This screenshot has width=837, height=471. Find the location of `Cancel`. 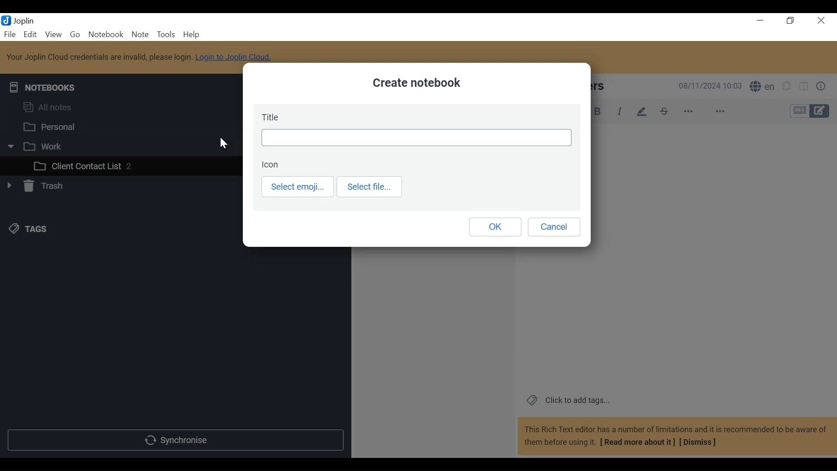

Cancel is located at coordinates (555, 226).